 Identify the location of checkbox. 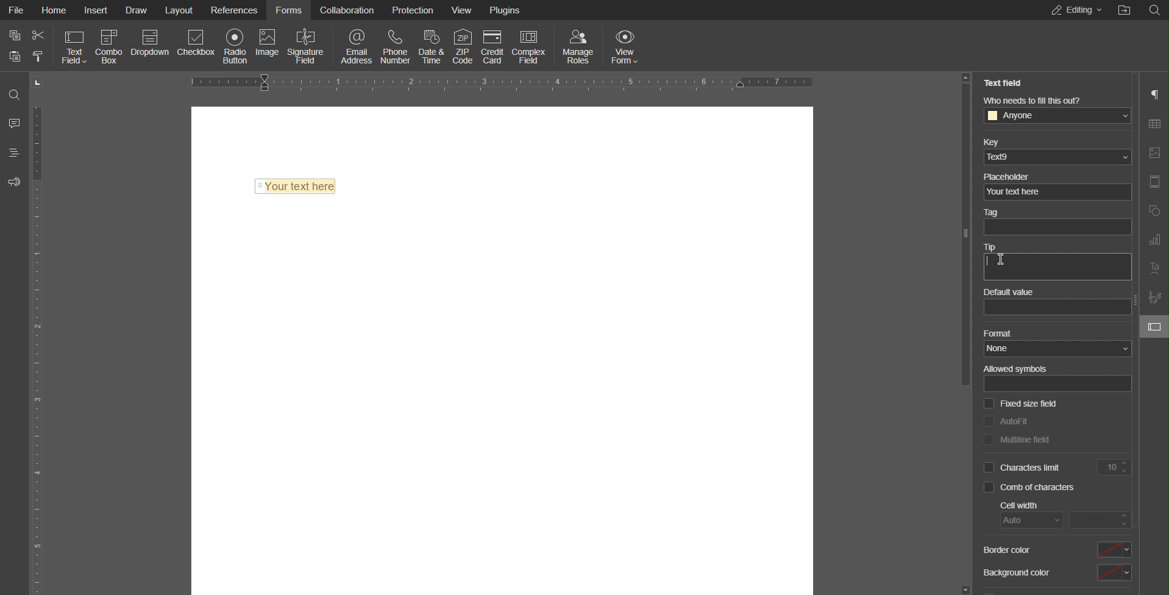
(991, 402).